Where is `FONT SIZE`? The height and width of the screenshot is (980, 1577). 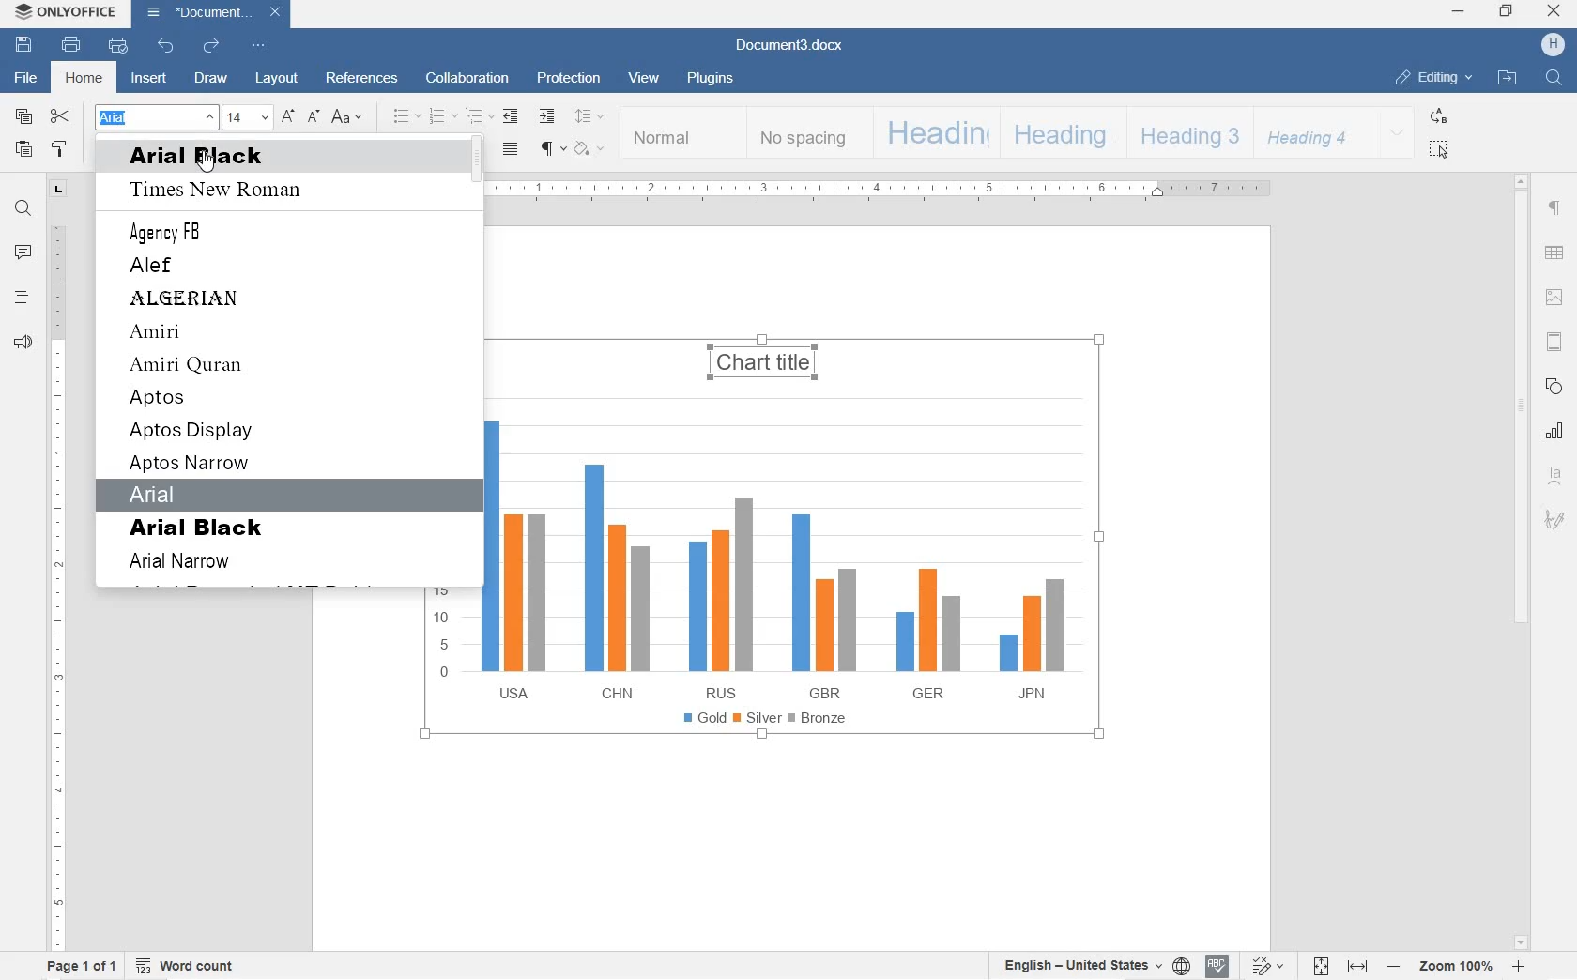
FONT SIZE is located at coordinates (248, 117).